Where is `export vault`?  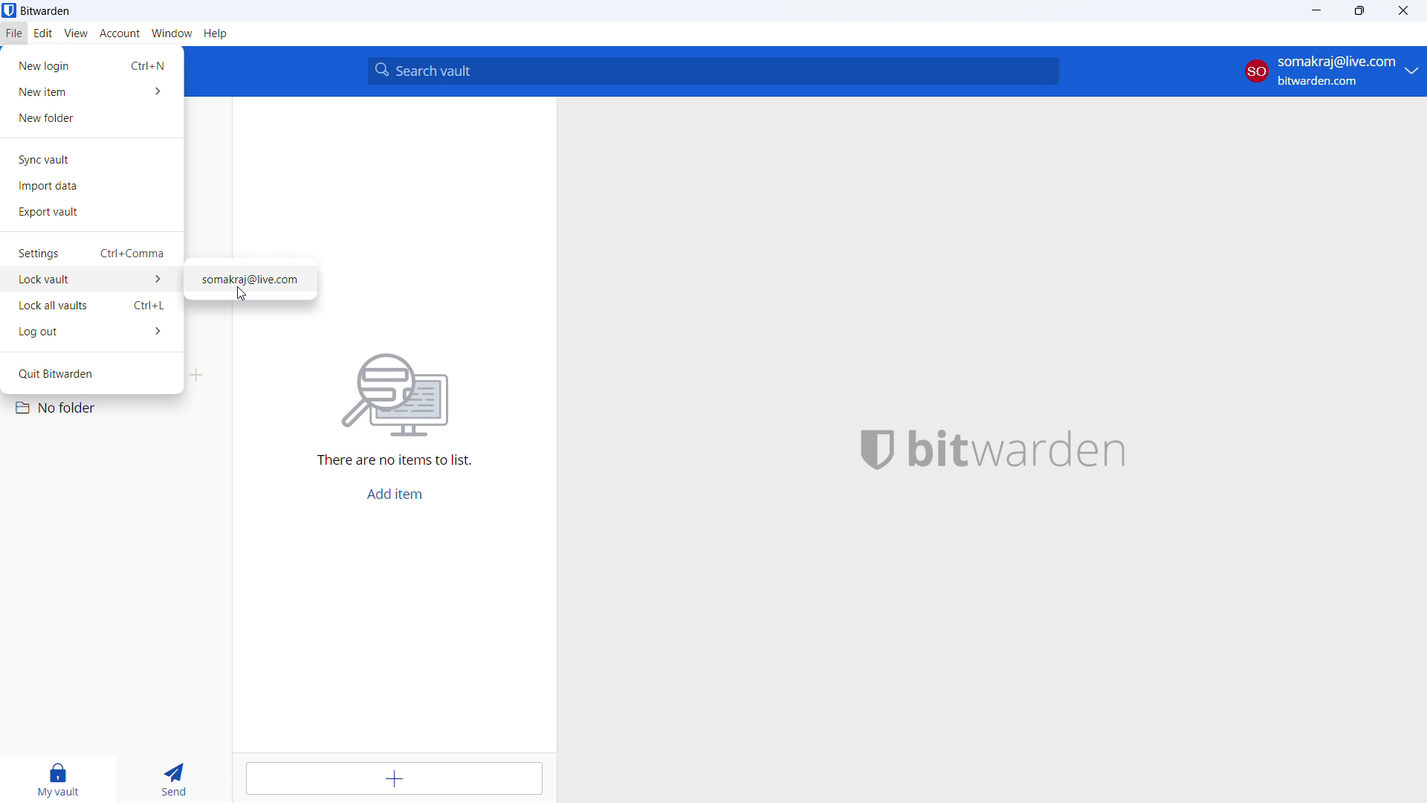
export vault is located at coordinates (92, 212).